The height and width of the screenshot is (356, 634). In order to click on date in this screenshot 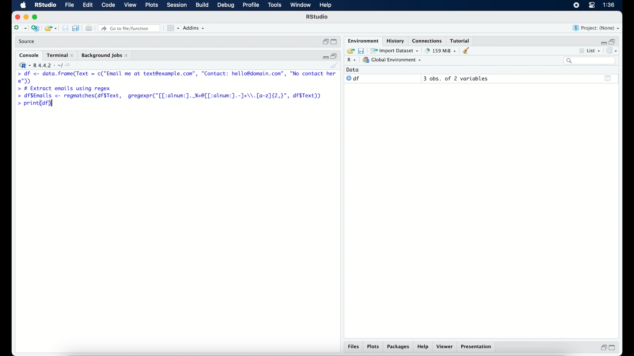, I will do `click(353, 70)`.